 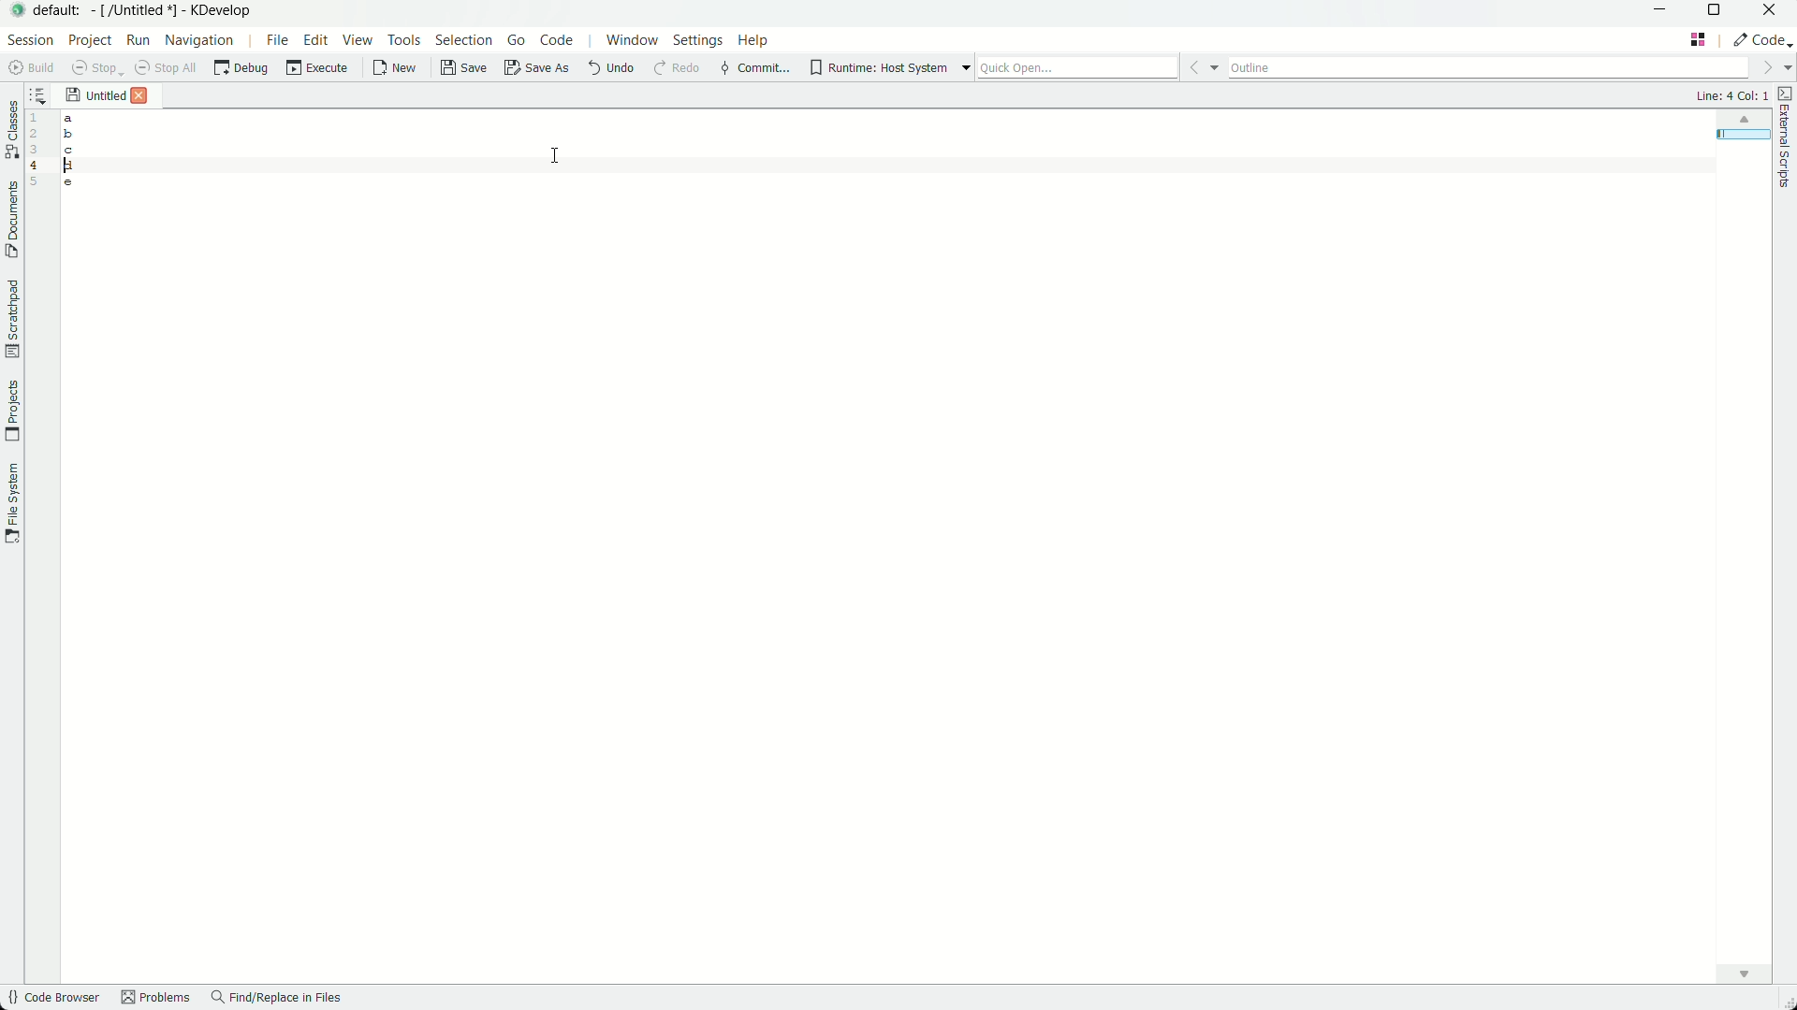 I want to click on commit, so click(x=754, y=68).